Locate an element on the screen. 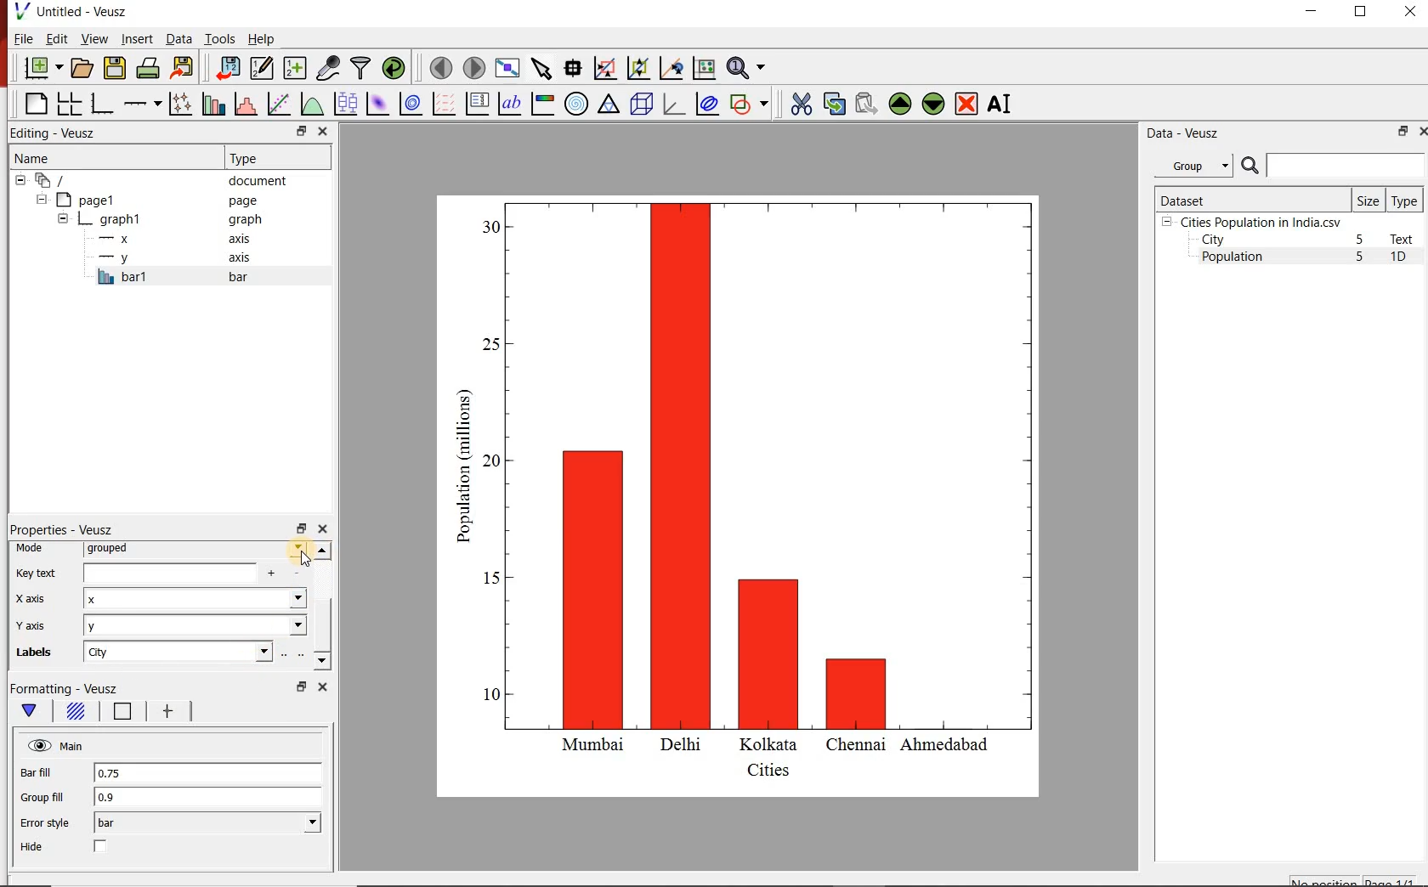 Image resolution: width=1428 pixels, height=887 pixels. reload linked datasets is located at coordinates (393, 68).